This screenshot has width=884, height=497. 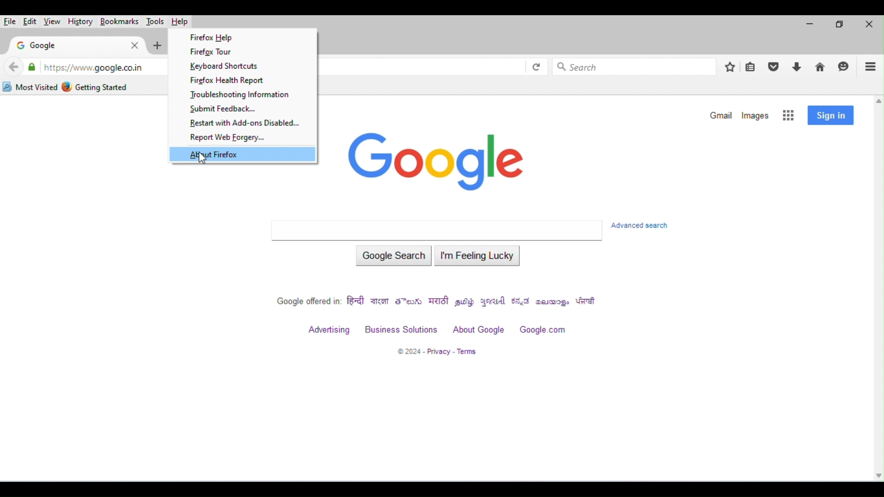 I want to click on i am feeling lucky, so click(x=479, y=258).